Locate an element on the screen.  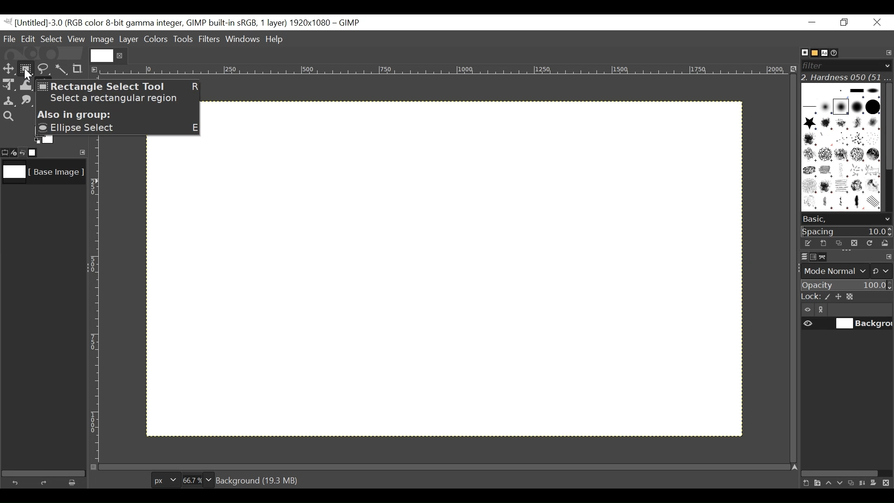
cursor is located at coordinates (27, 75).